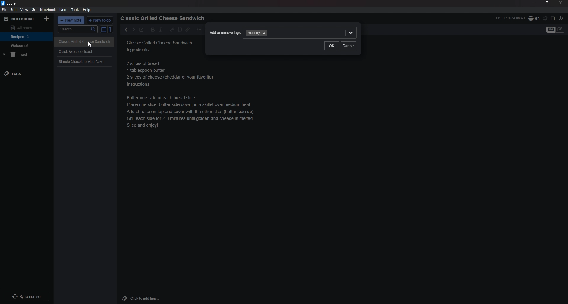  I want to click on simple chocolate mug cake, so click(203, 103).